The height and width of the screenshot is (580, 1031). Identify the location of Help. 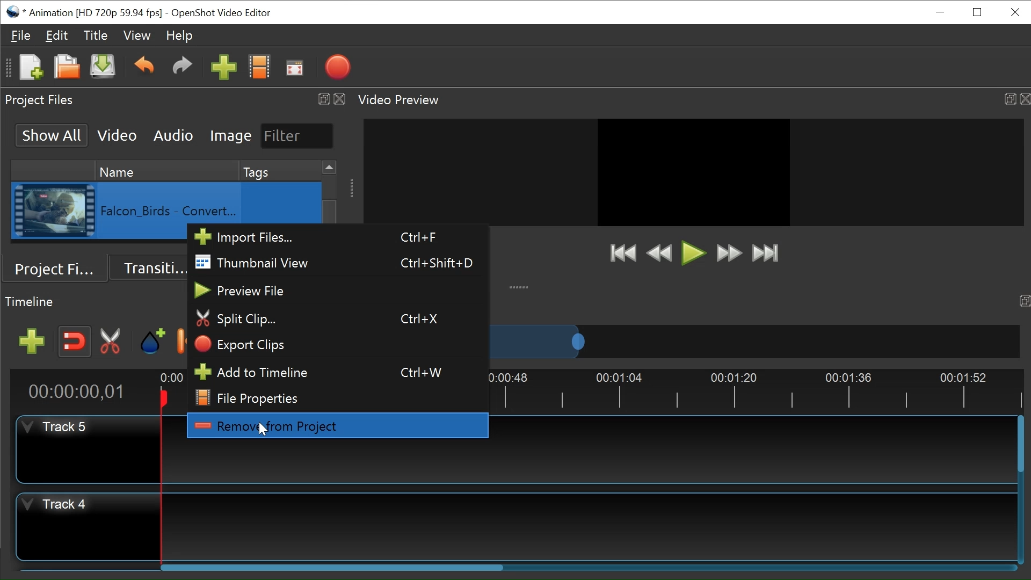
(178, 35).